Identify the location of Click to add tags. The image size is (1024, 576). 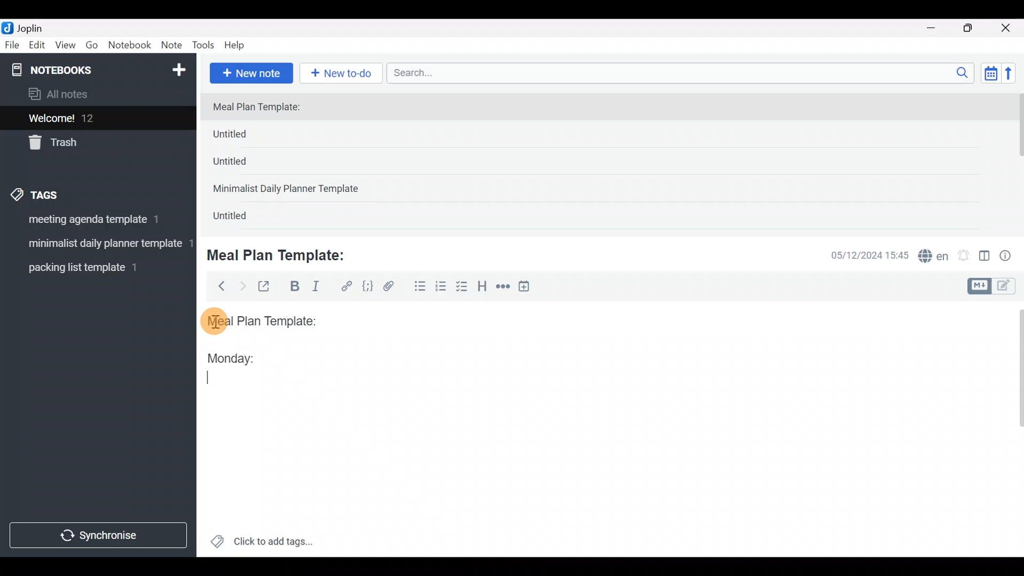
(261, 545).